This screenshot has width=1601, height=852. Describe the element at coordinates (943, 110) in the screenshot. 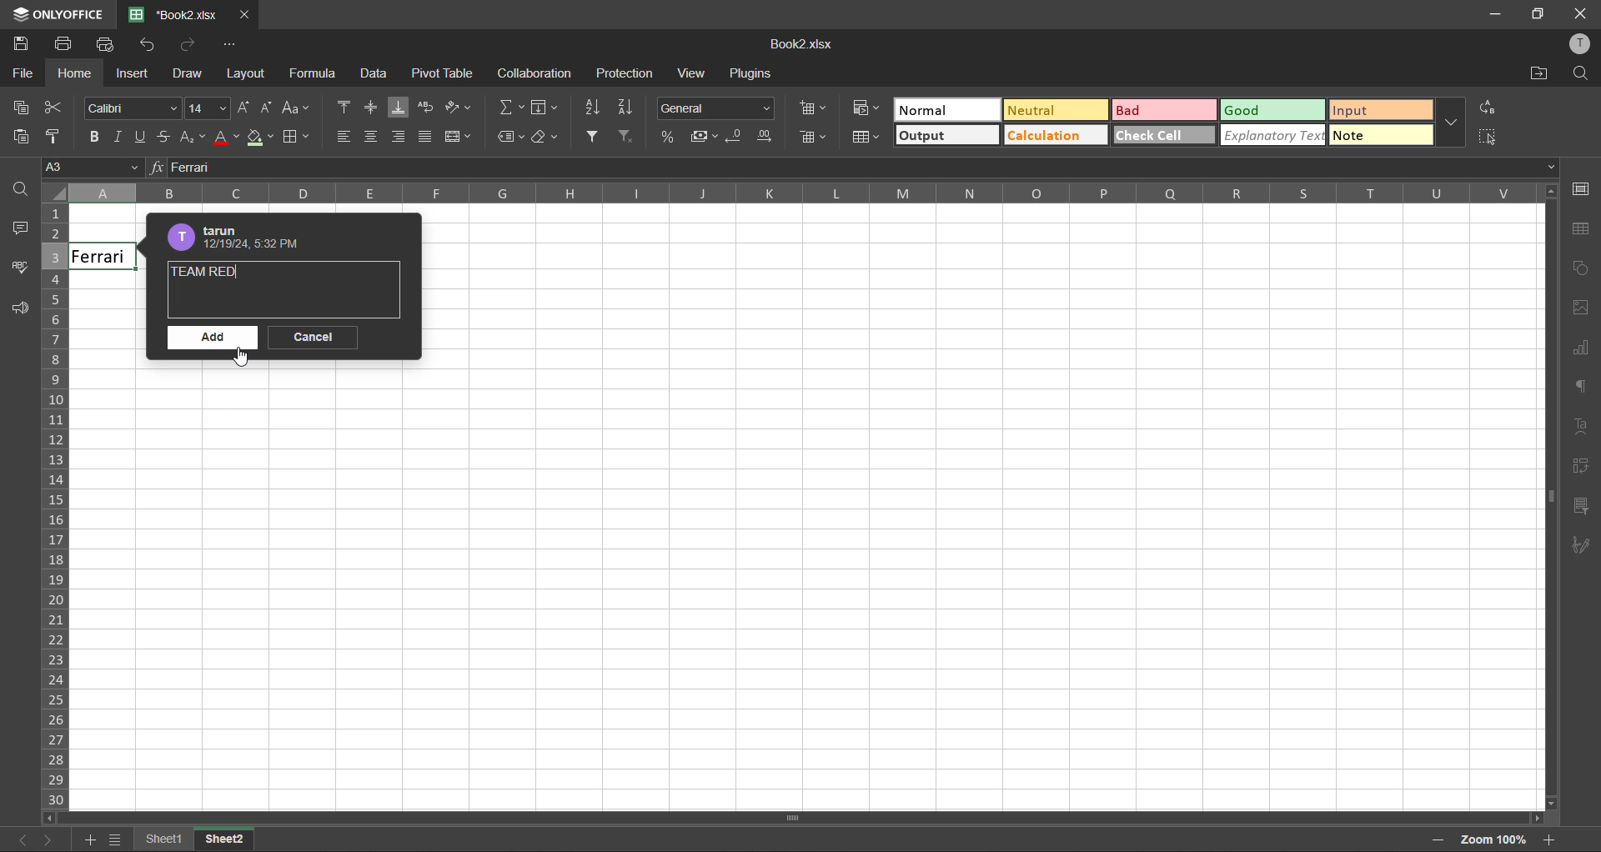

I see `normal` at that location.